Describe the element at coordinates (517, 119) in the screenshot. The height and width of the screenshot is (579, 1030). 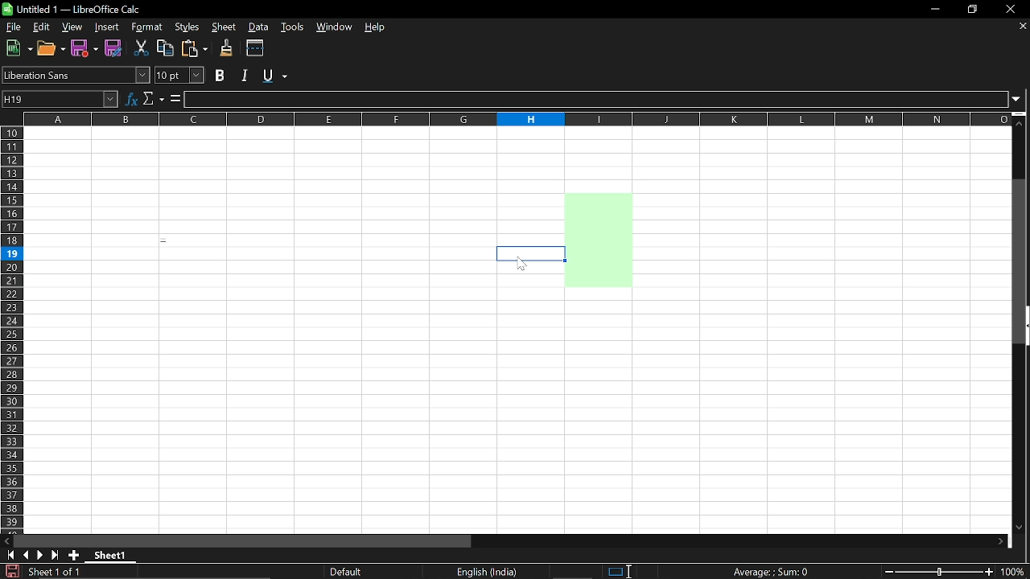
I see `Columns` at that location.